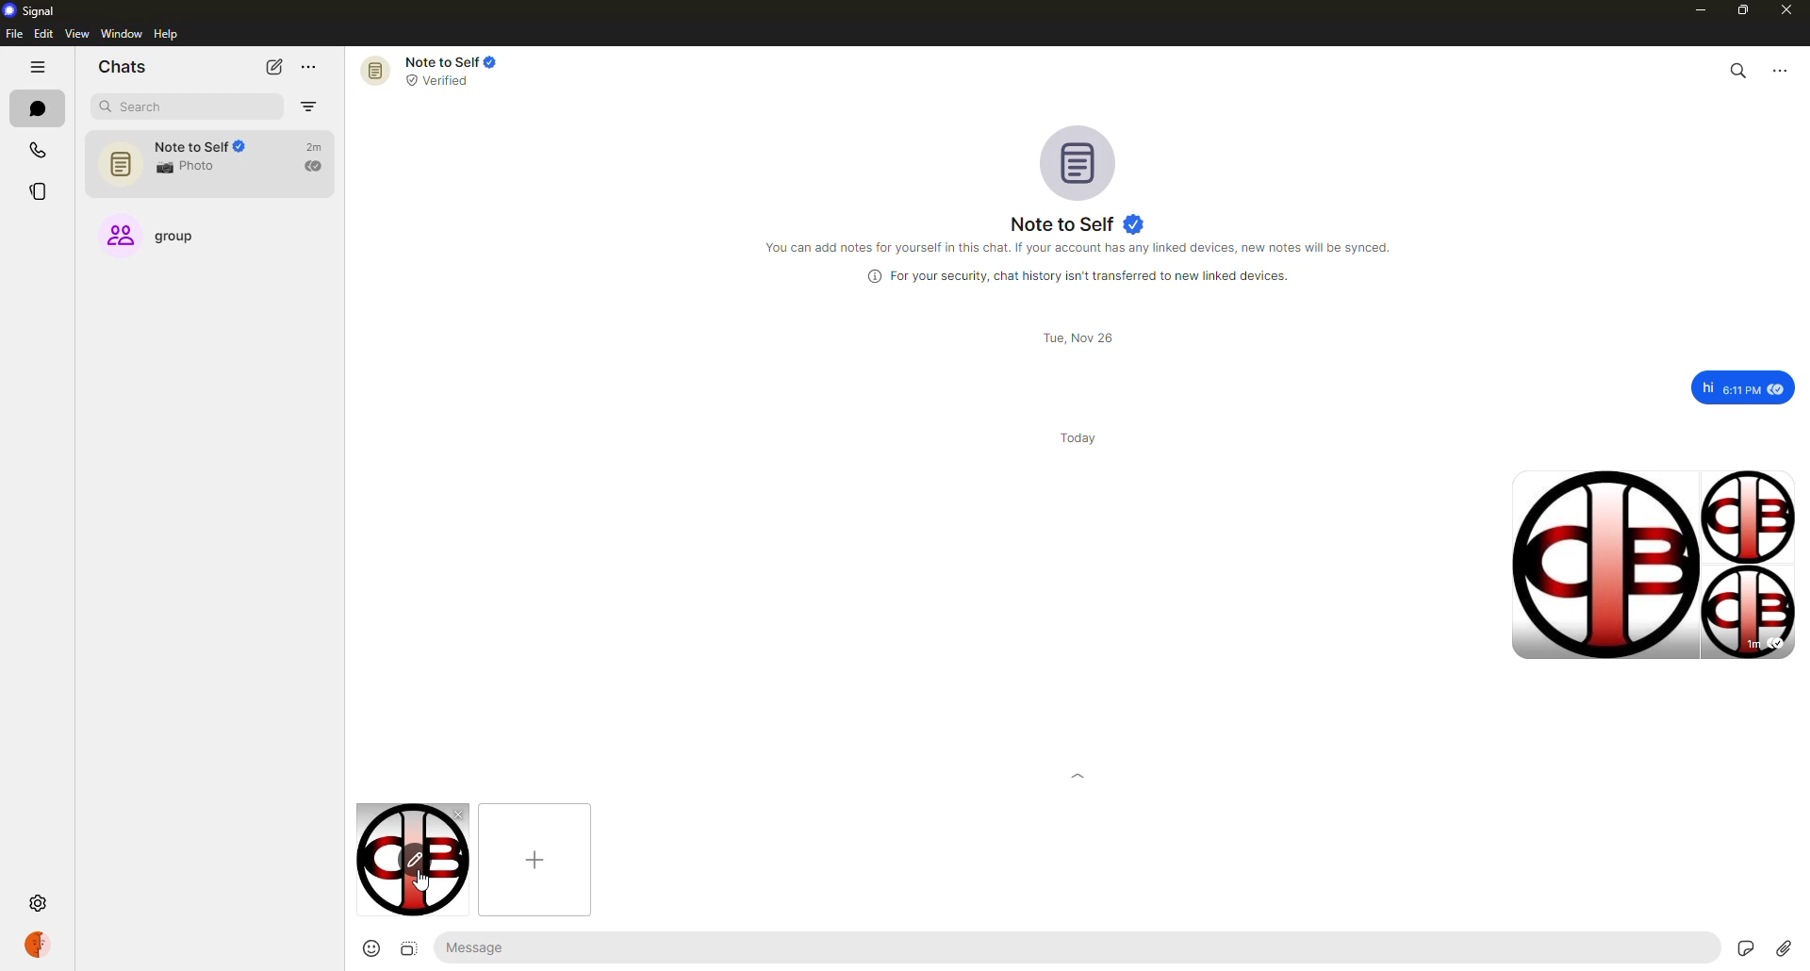  What do you see at coordinates (1744, 387) in the screenshot?
I see `message` at bounding box center [1744, 387].